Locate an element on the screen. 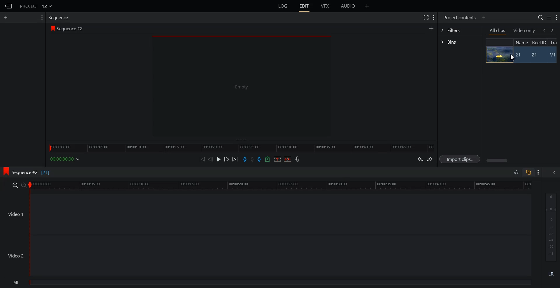 This screenshot has width=560, height=288. Record Audio is located at coordinates (297, 159).